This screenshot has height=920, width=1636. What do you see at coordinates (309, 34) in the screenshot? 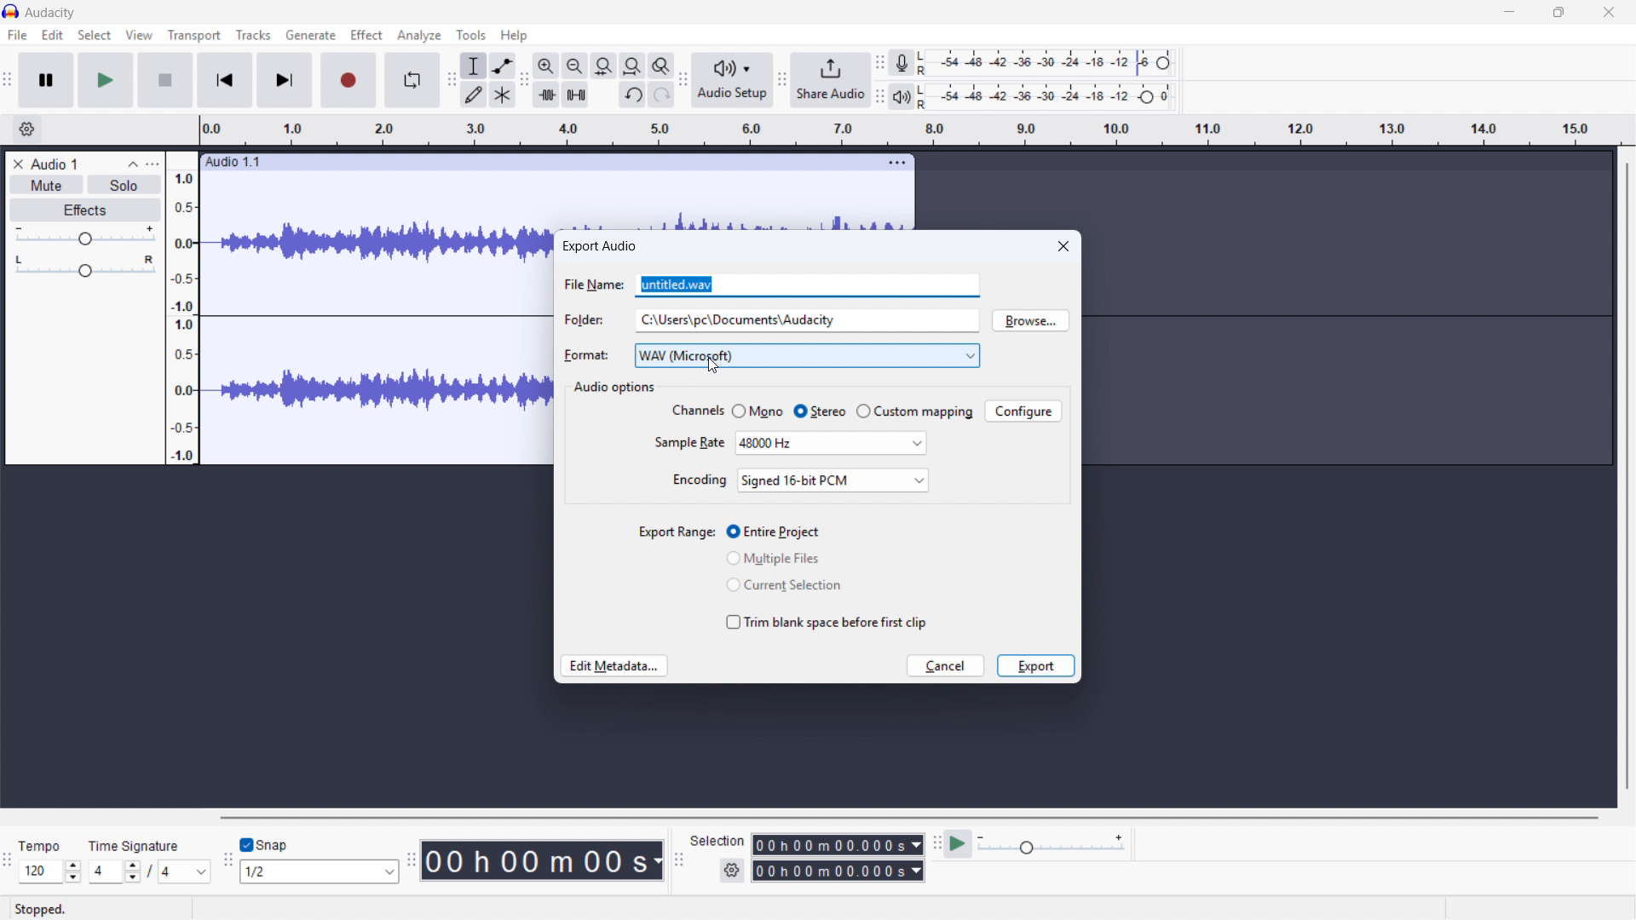
I see `Generate ` at bounding box center [309, 34].